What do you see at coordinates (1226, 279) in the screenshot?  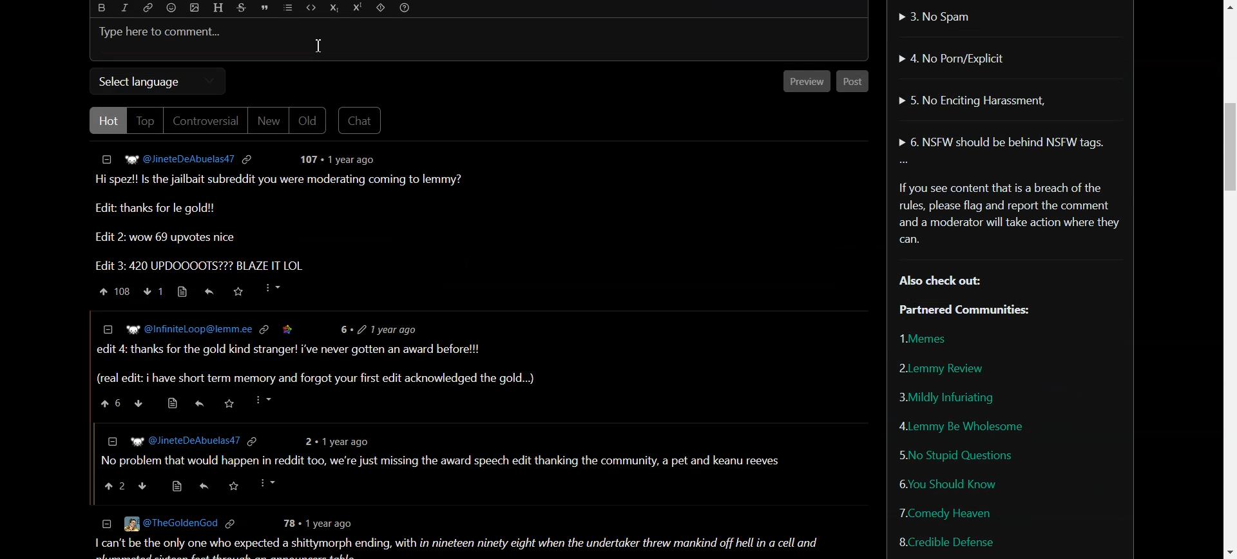 I see `Vertical Scroll bar` at bounding box center [1226, 279].